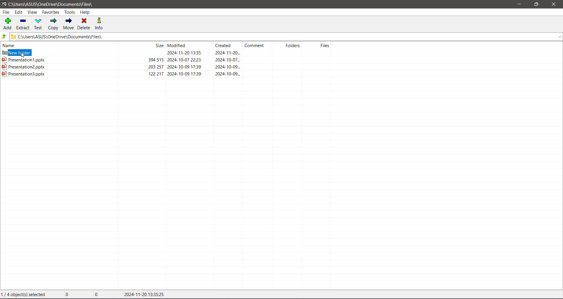  What do you see at coordinates (146, 295) in the screenshot?
I see `Modified date of the selected file` at bounding box center [146, 295].